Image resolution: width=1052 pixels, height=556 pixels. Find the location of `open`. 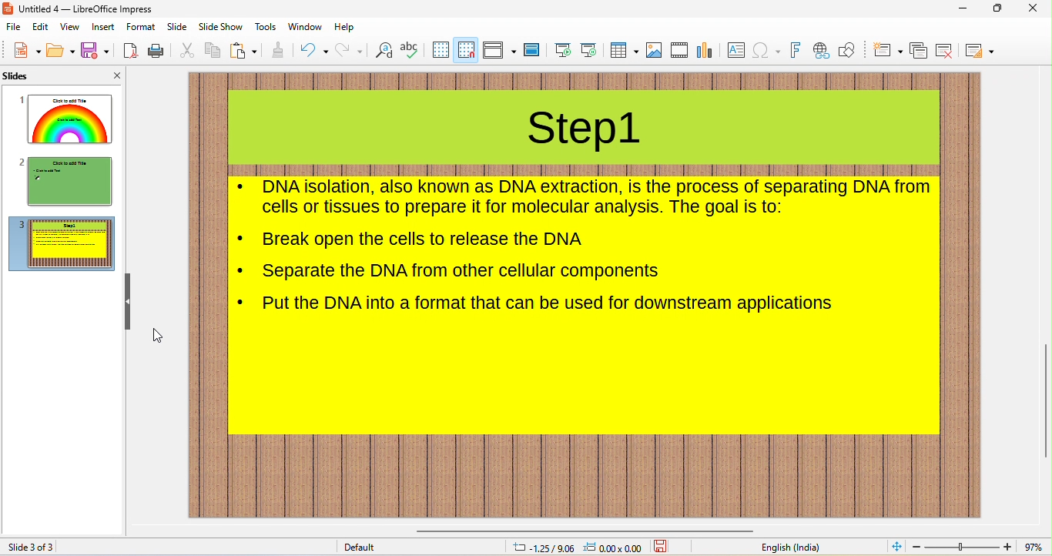

open is located at coordinates (60, 51).